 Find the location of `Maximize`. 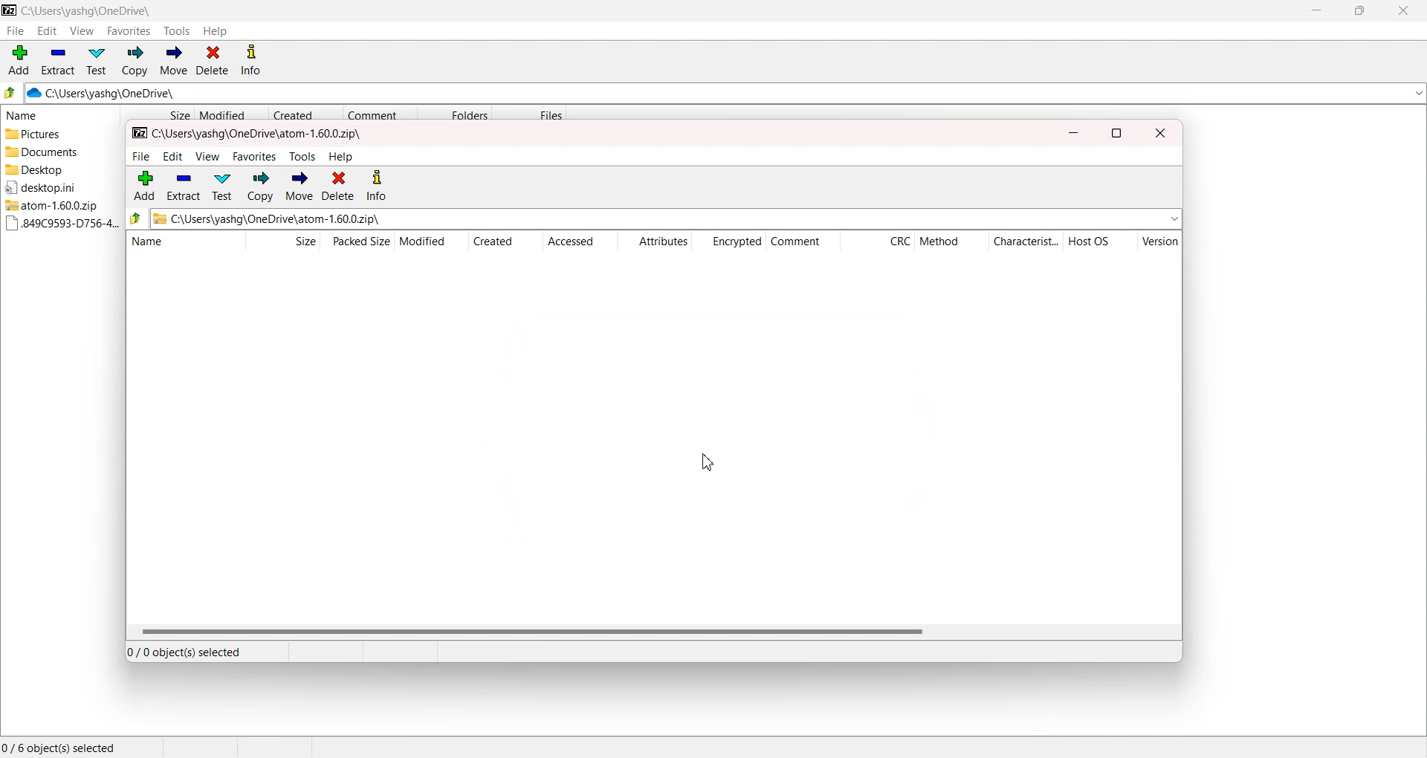

Maximize is located at coordinates (1359, 10).